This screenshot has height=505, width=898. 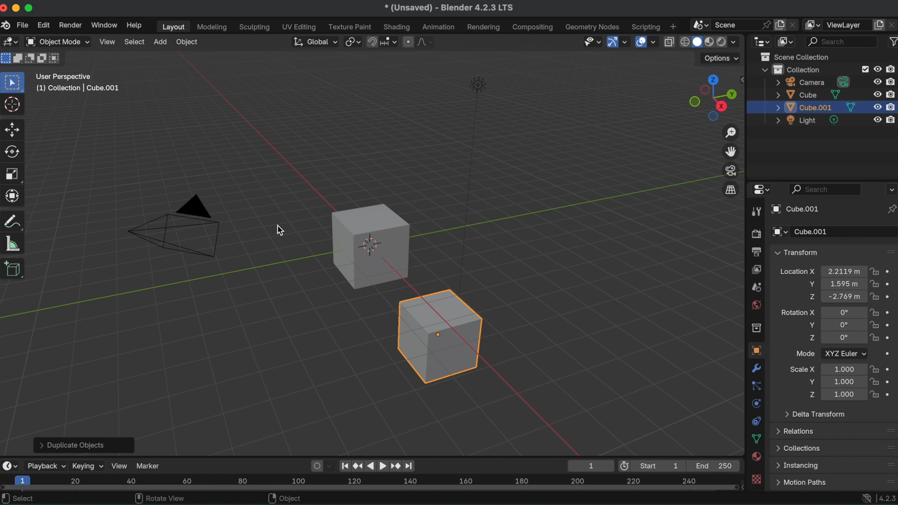 I want to click on sculpting, so click(x=255, y=28).